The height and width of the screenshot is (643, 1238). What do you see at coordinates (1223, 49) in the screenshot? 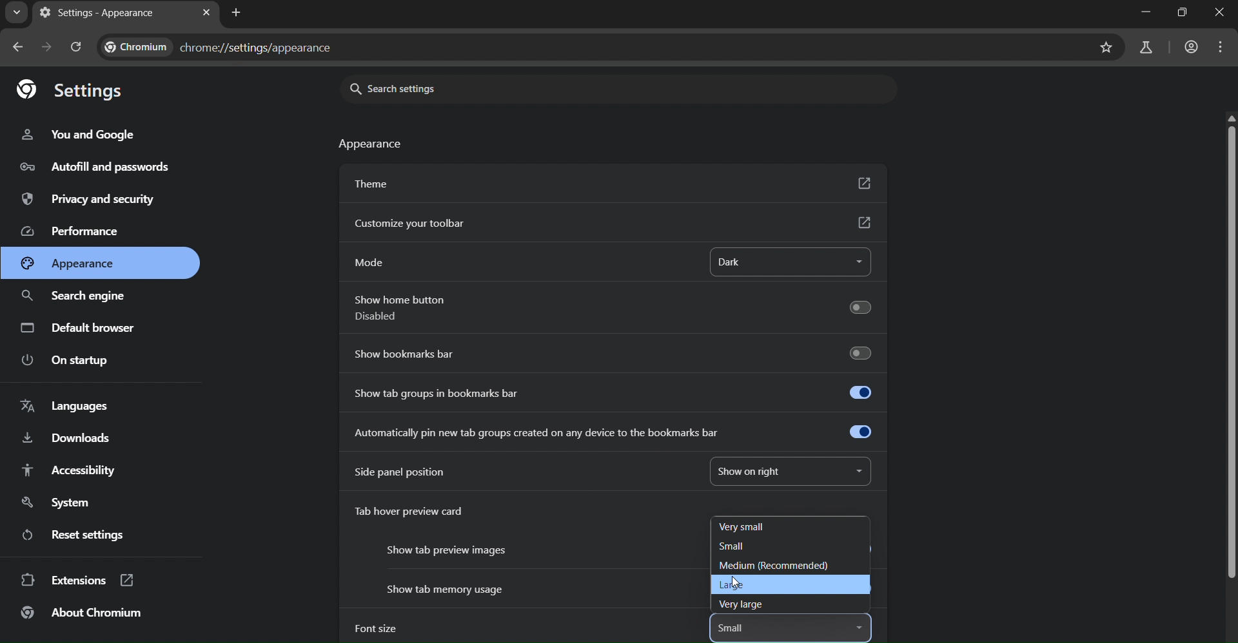
I see `menu` at bounding box center [1223, 49].